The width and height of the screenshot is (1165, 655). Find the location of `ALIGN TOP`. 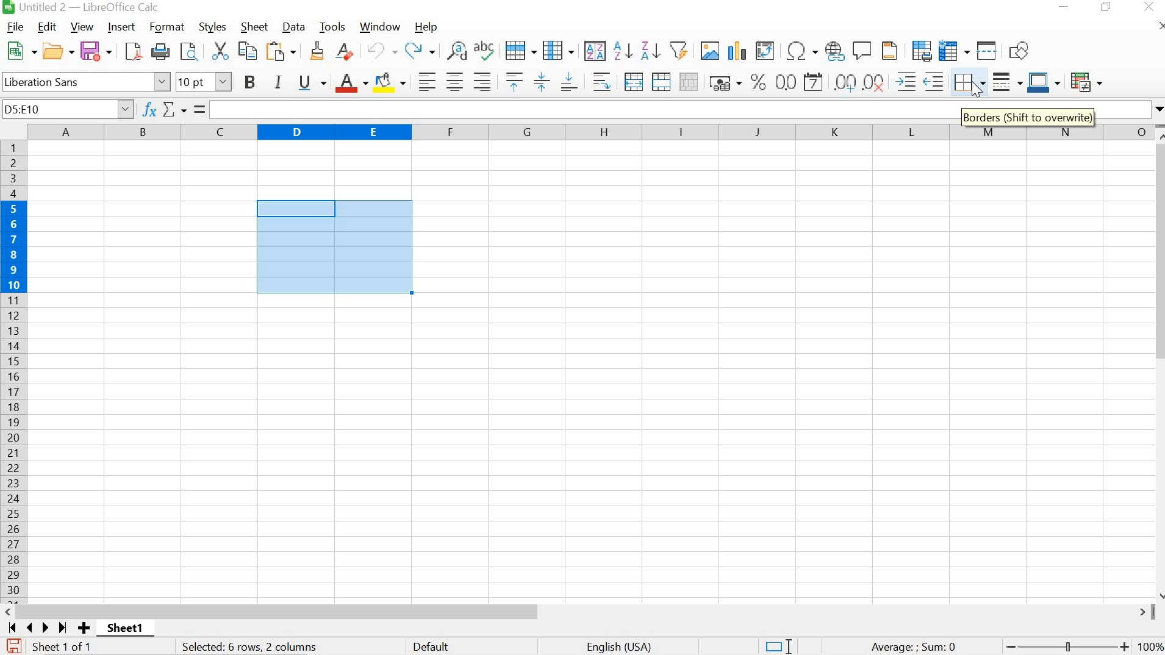

ALIGN TOP is located at coordinates (515, 81).